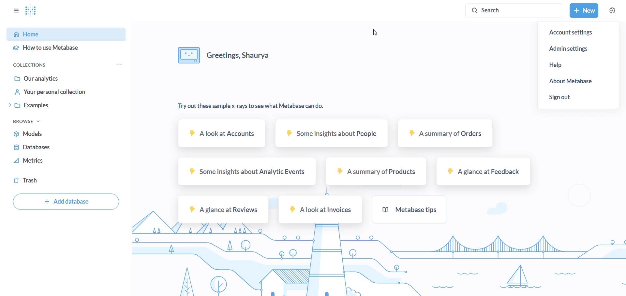 The image size is (626, 296). Describe the element at coordinates (579, 49) in the screenshot. I see `admin settings` at that location.